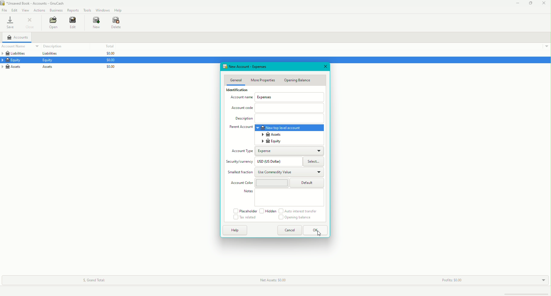 The height and width of the screenshot is (296, 551). What do you see at coordinates (452, 279) in the screenshot?
I see `Profits` at bounding box center [452, 279].